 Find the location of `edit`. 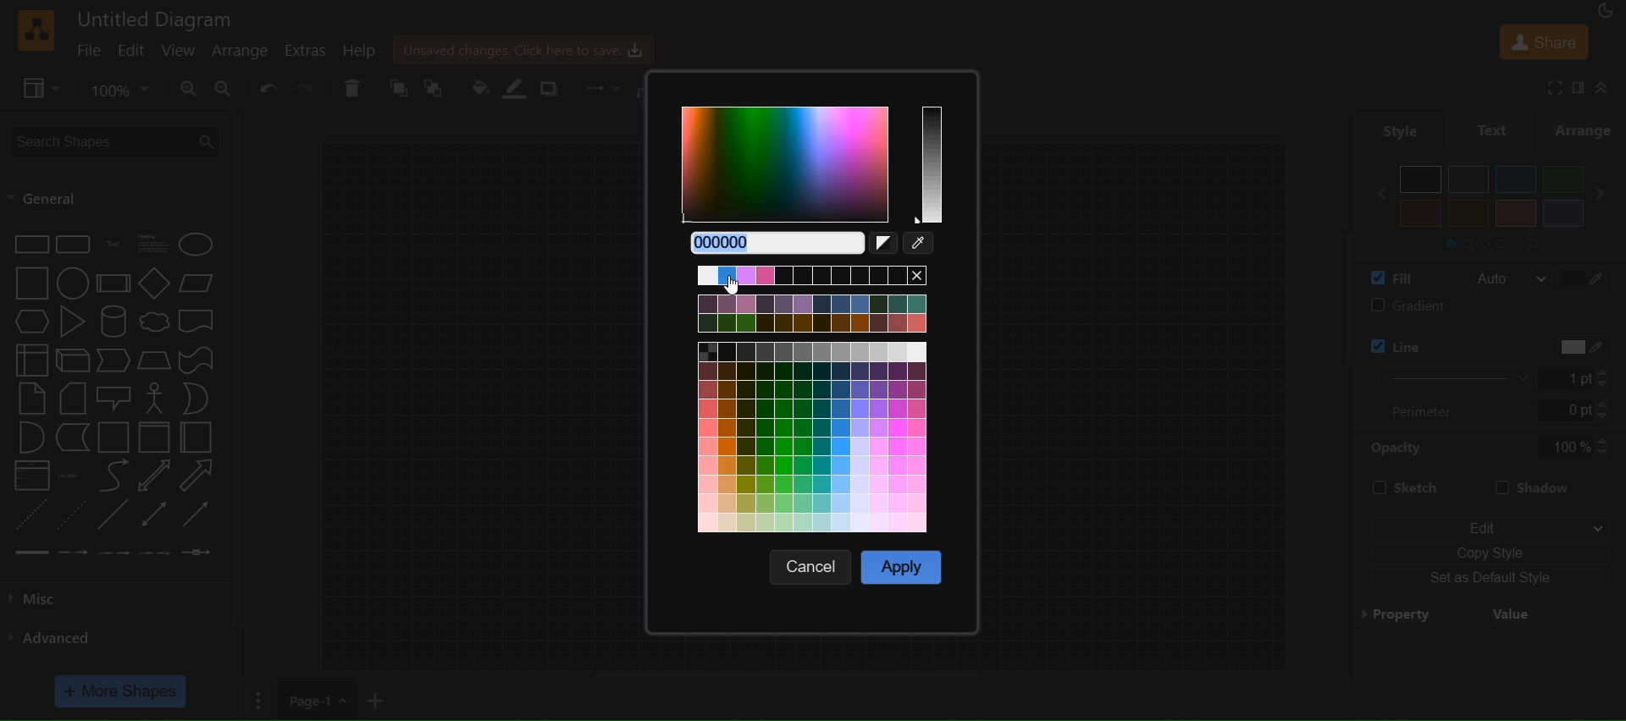

edit is located at coordinates (133, 51).